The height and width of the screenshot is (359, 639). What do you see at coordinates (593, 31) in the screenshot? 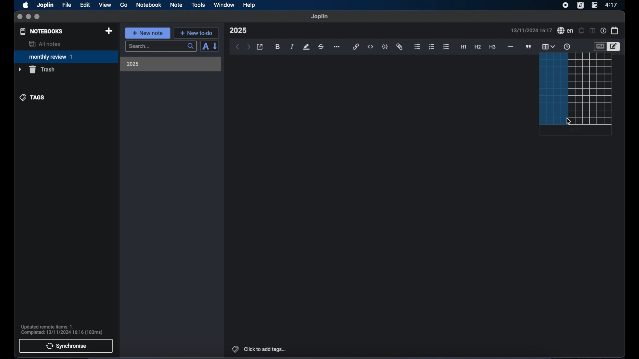
I see `toggle editor layout` at bounding box center [593, 31].